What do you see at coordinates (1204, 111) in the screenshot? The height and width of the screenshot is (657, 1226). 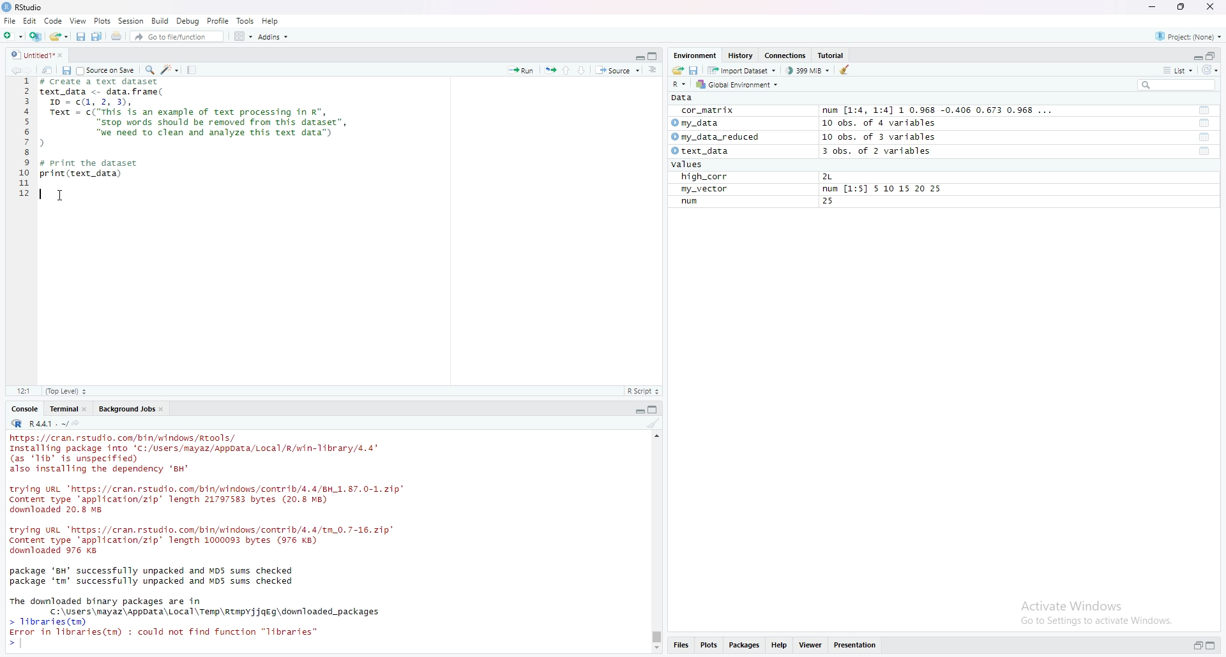 I see `functions` at bounding box center [1204, 111].